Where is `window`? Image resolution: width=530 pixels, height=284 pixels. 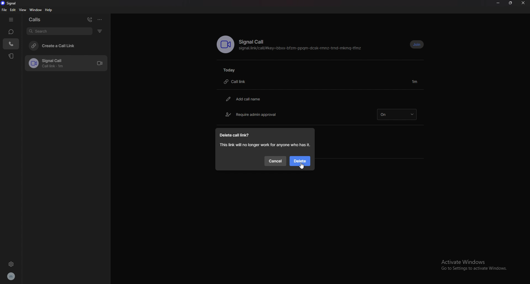
window is located at coordinates (36, 10).